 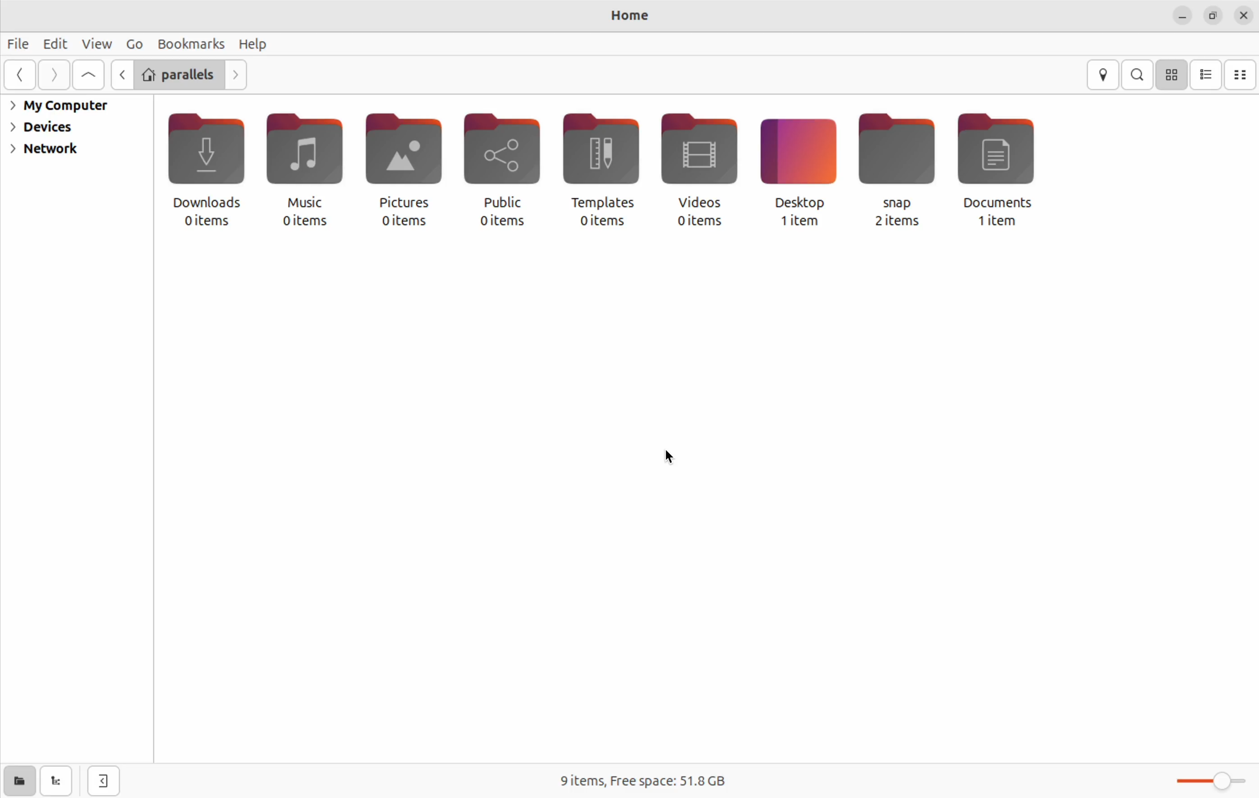 What do you see at coordinates (88, 76) in the screenshot?
I see `Goto first page` at bounding box center [88, 76].